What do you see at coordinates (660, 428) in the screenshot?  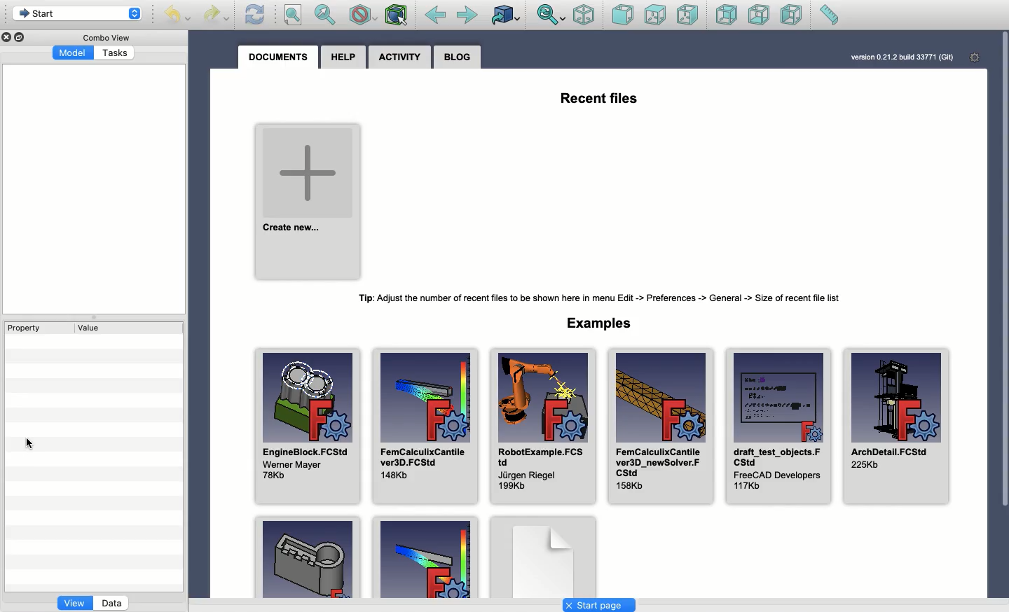 I see `FemCalculixCantile ver3D_newSolver.FCStd 158Kb` at bounding box center [660, 428].